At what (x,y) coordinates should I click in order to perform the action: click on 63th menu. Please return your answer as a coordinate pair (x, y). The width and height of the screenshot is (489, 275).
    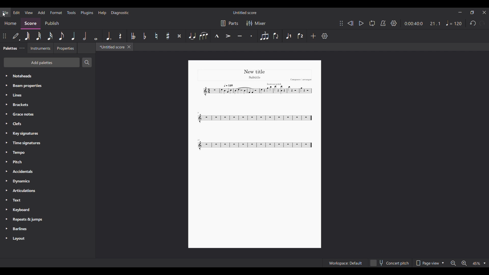
    Looking at the image, I should click on (27, 36).